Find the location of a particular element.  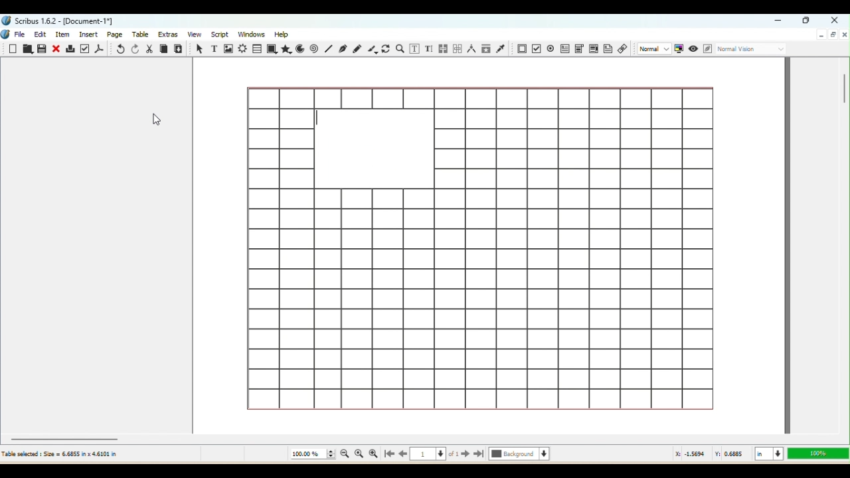

Close is located at coordinates (833, 19).